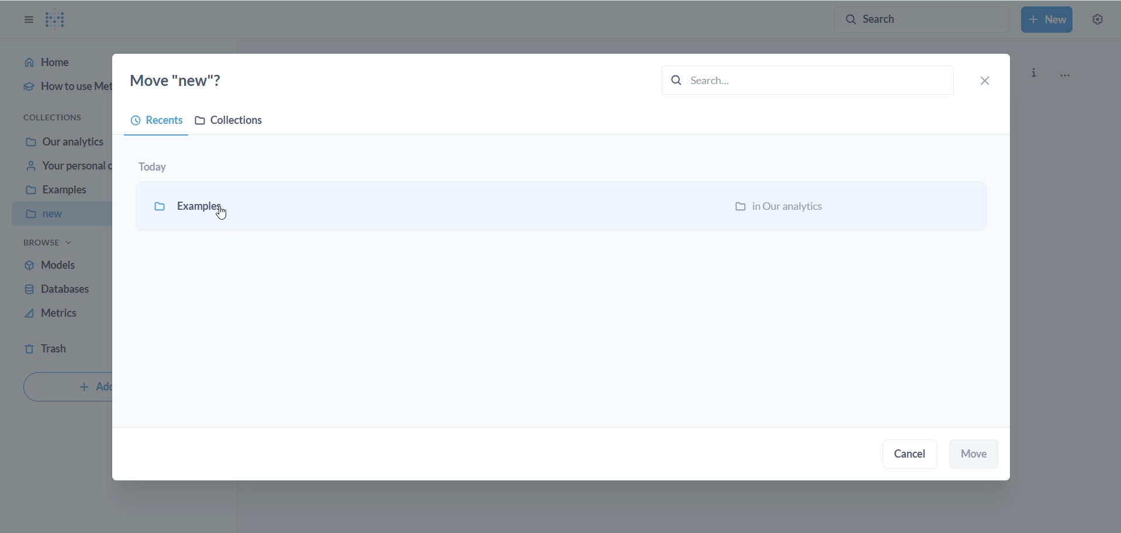  I want to click on databases, so click(60, 290).